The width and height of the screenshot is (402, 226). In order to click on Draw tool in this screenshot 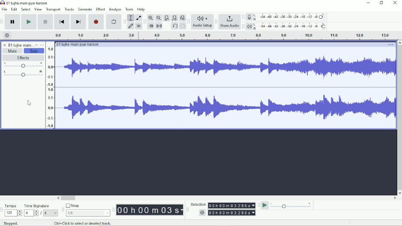, I will do `click(131, 25)`.